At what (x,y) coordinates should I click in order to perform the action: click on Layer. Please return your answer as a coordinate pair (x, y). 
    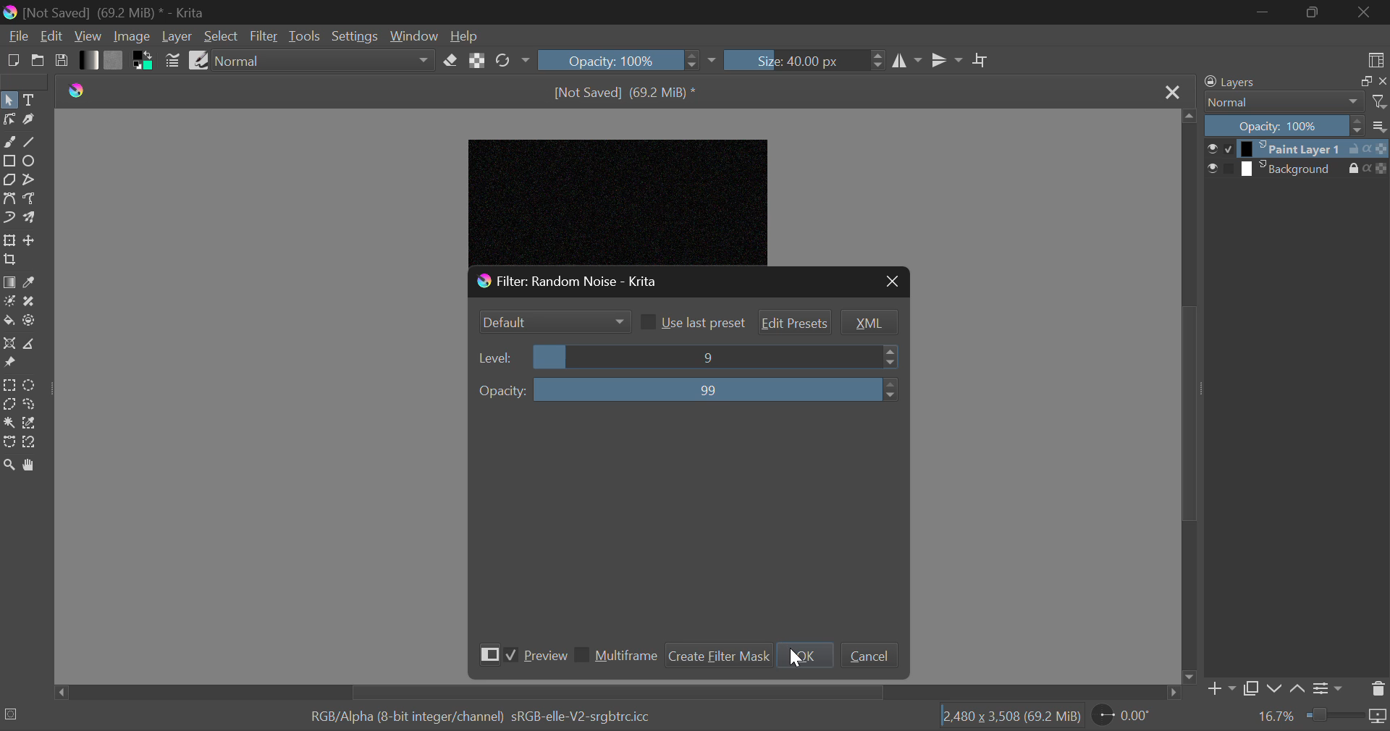
    Looking at the image, I should click on (177, 37).